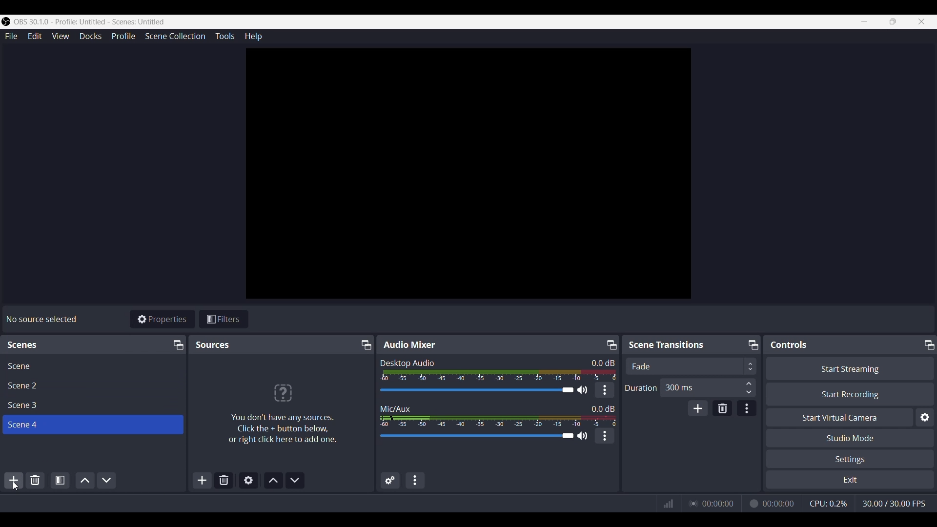 This screenshot has width=937, height=527. I want to click on Remove selected scene, so click(35, 480).